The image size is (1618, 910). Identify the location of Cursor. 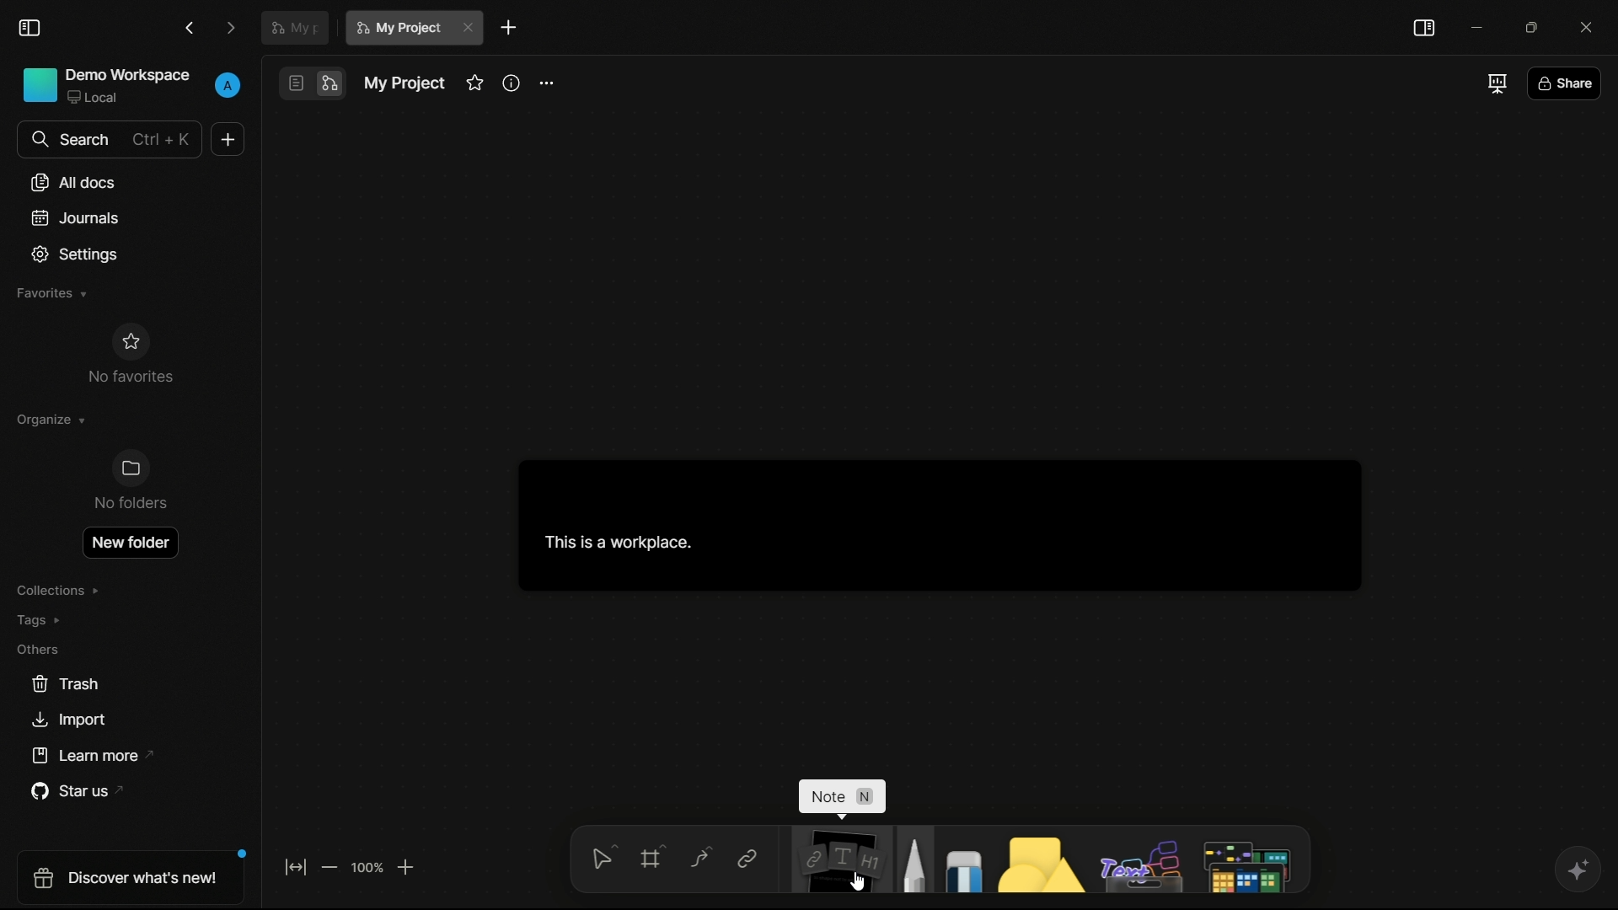
(865, 881).